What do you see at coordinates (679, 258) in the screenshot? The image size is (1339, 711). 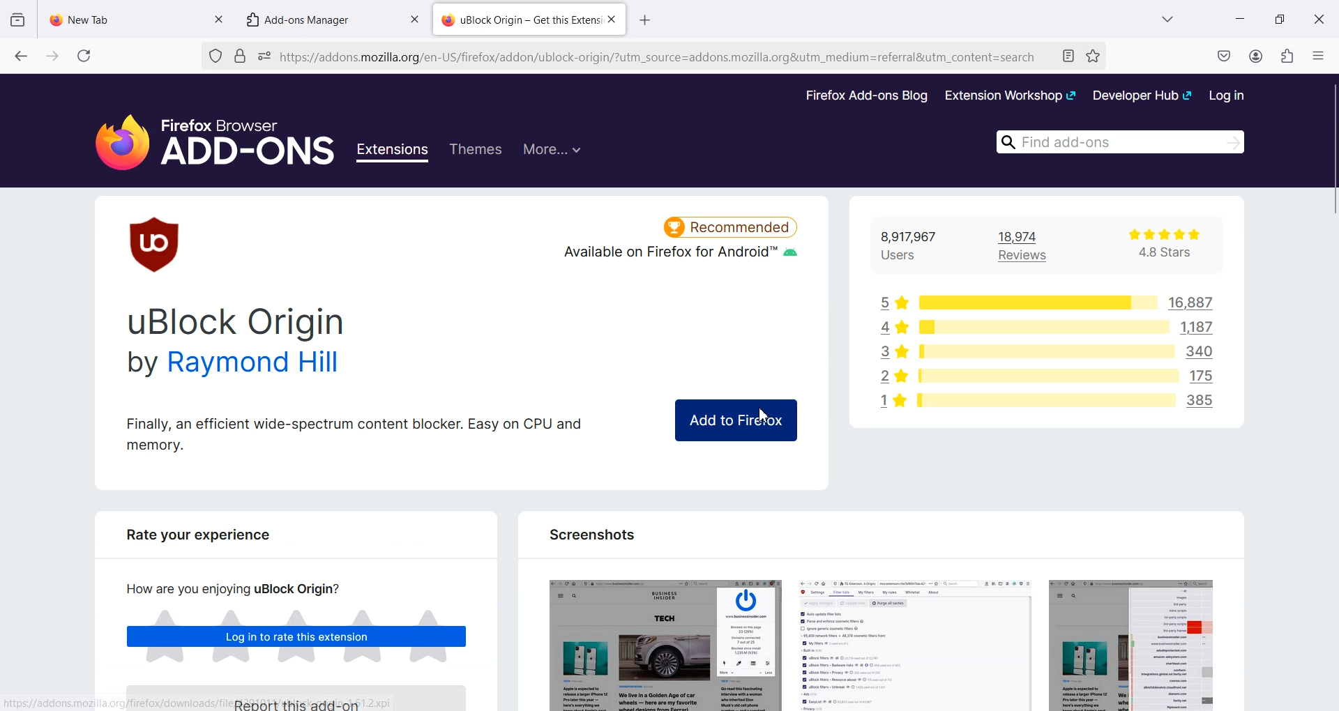 I see `Available on Firefox for Android™` at bounding box center [679, 258].